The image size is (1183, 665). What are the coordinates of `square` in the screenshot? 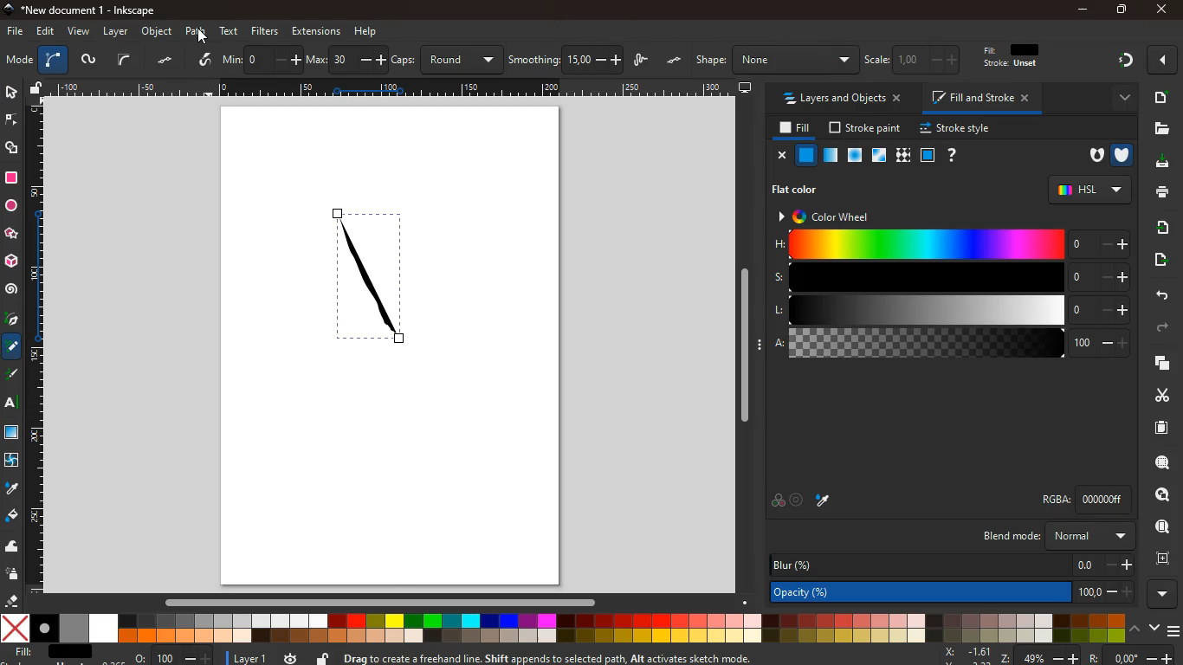 It's located at (928, 157).